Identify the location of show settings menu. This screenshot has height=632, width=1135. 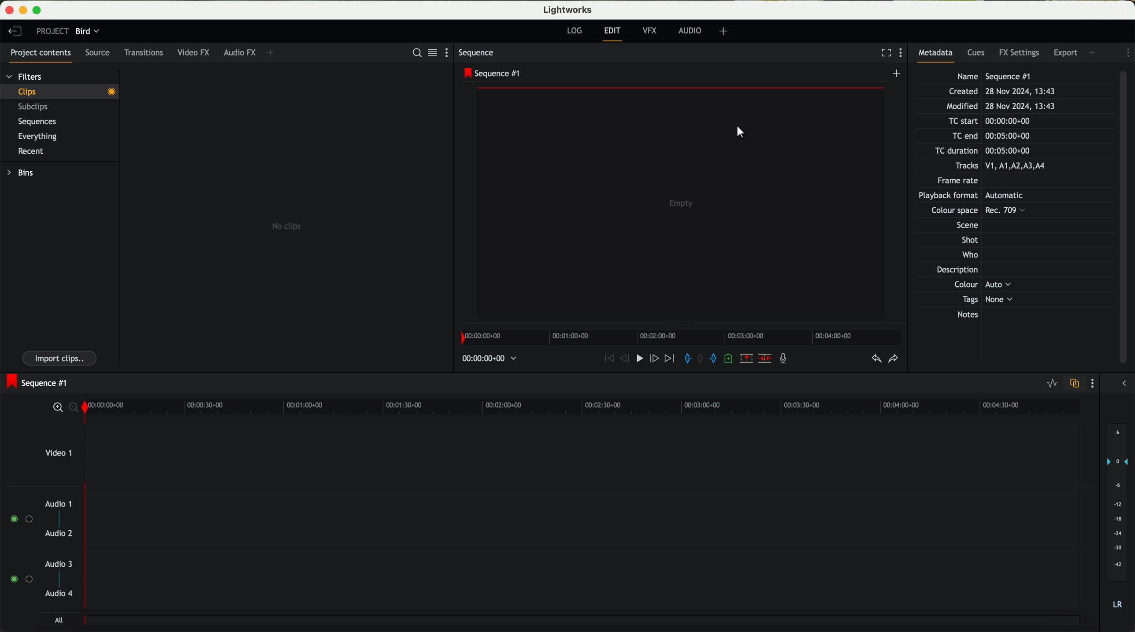
(445, 52).